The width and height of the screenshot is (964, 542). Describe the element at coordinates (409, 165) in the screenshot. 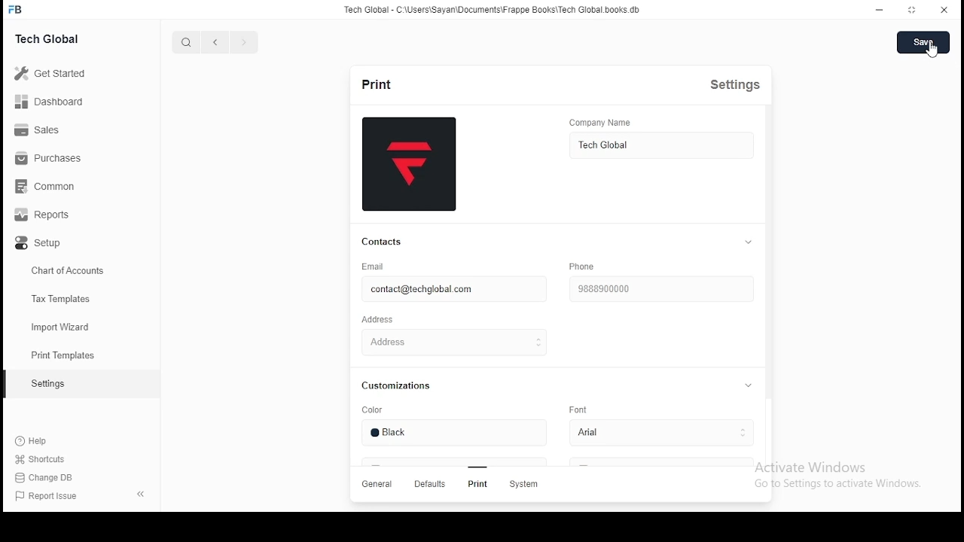

I see `profile preview` at that location.